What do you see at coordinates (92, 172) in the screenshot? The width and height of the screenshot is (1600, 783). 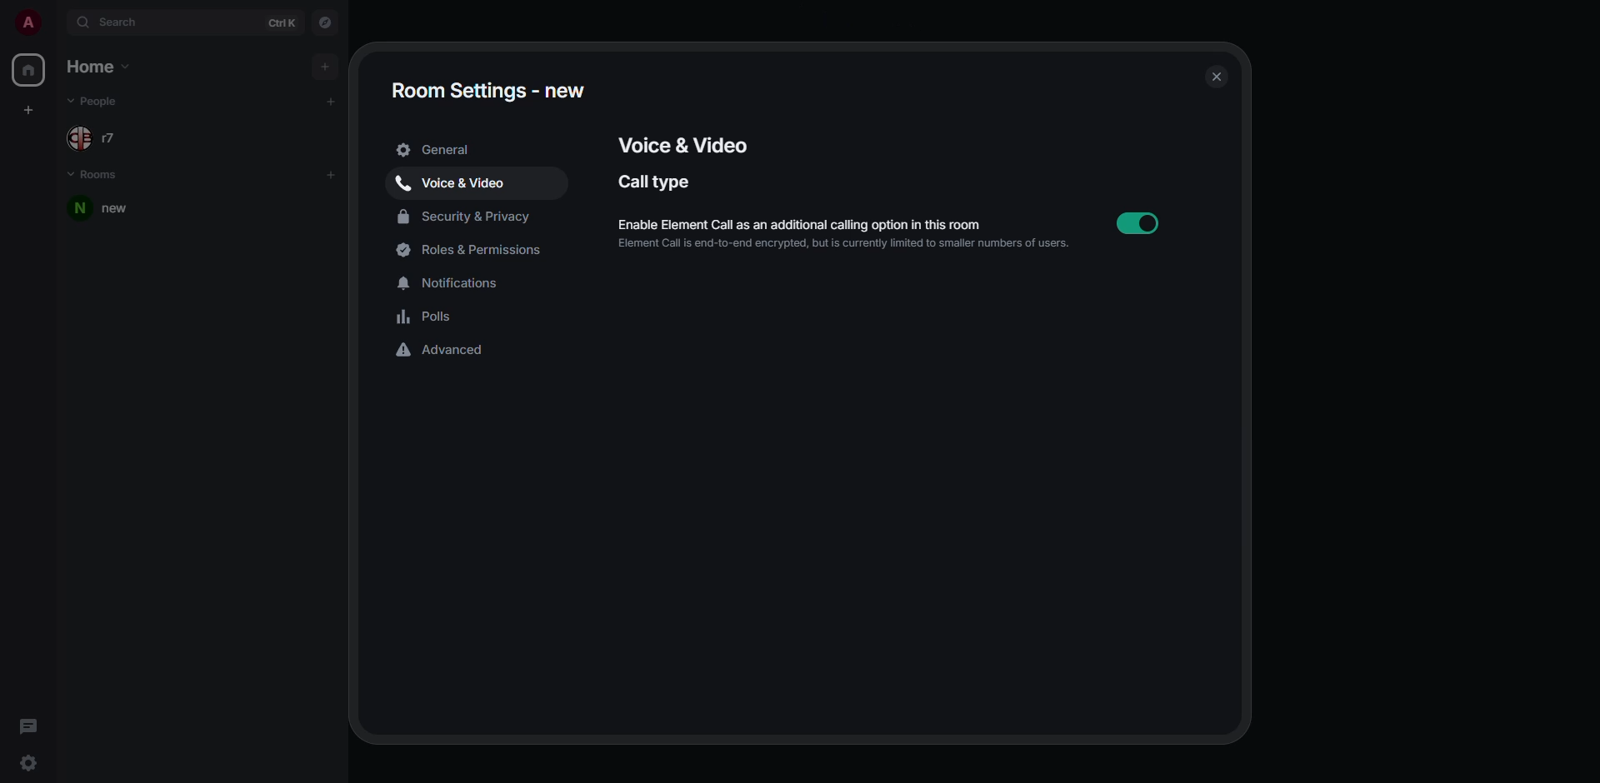 I see `rooms` at bounding box center [92, 172].